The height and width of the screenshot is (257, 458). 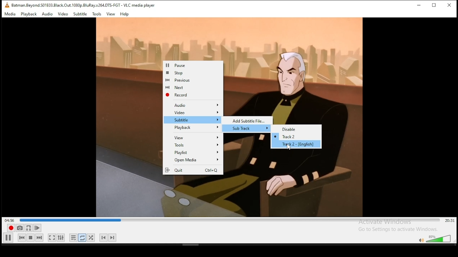 I want to click on Media, so click(x=10, y=14).